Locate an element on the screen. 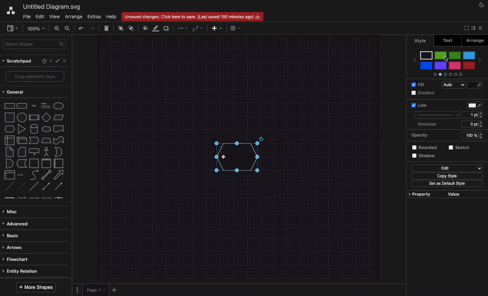 The width and height of the screenshot is (488, 296). General  is located at coordinates (14, 91).